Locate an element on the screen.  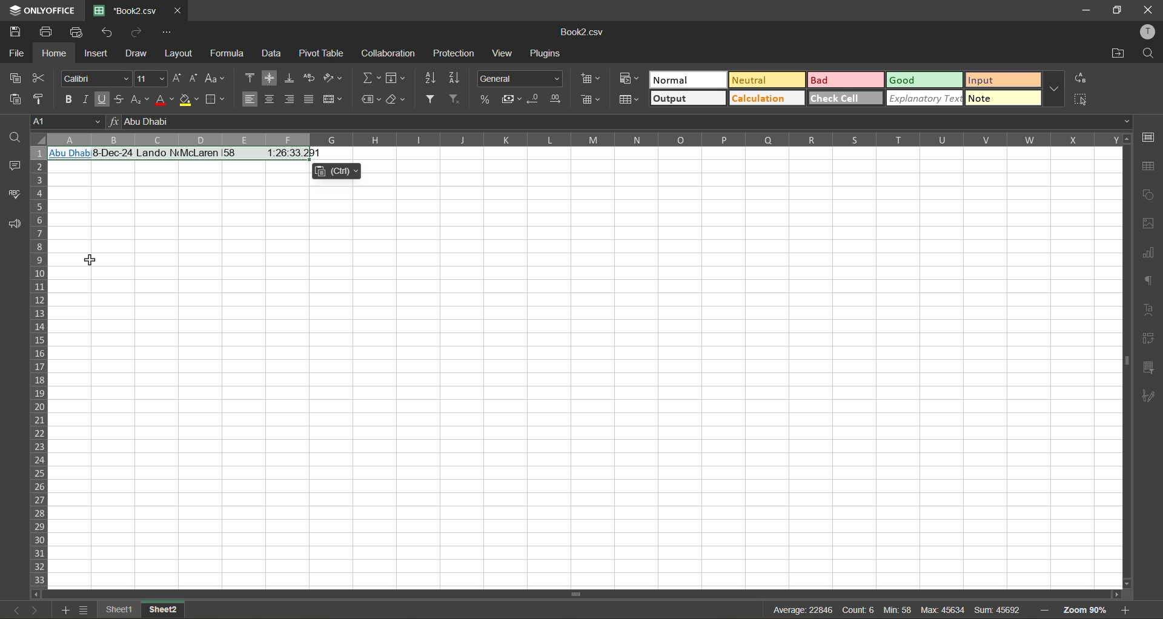
save is located at coordinates (15, 31).